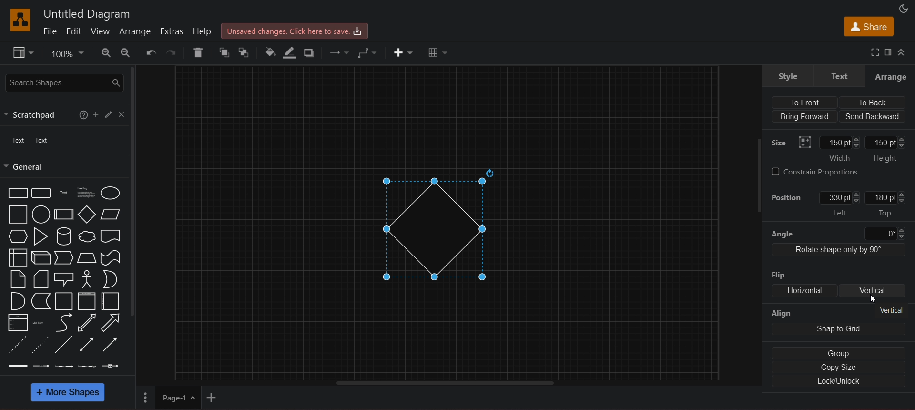 Image resolution: width=915 pixels, height=410 pixels. What do you see at coordinates (40, 257) in the screenshot?
I see `cube` at bounding box center [40, 257].